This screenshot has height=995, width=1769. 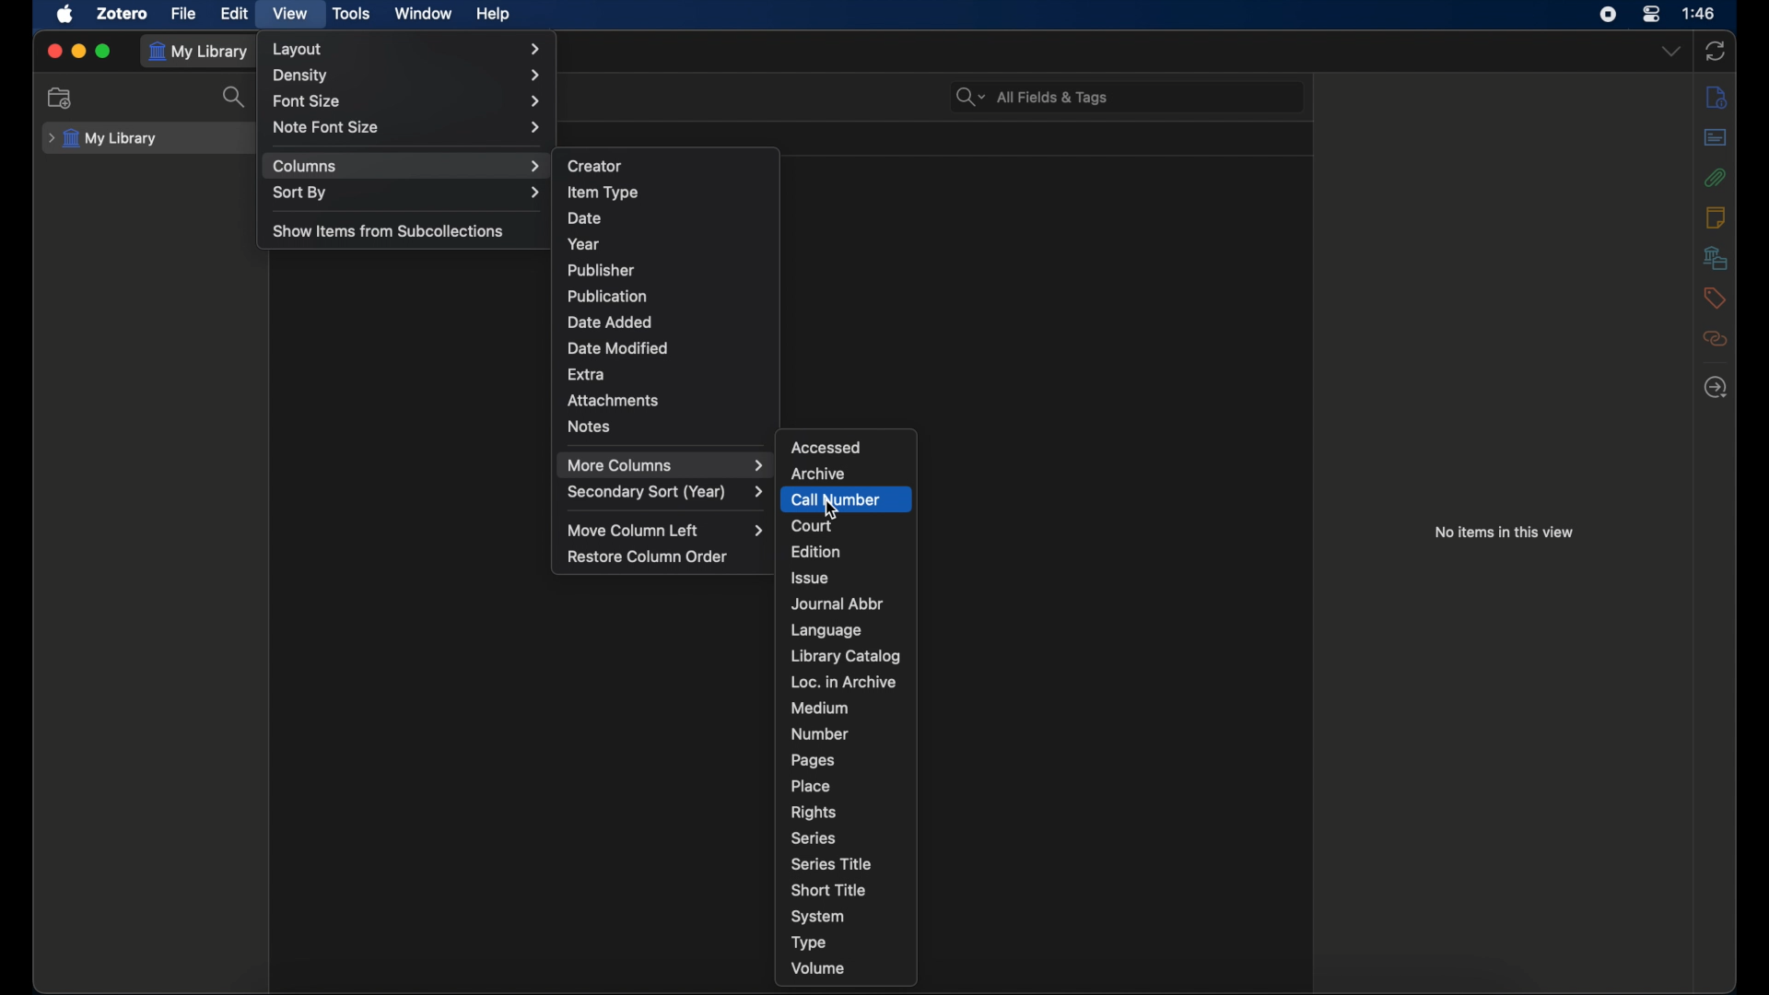 What do you see at coordinates (1712, 298) in the screenshot?
I see `tags` at bounding box center [1712, 298].